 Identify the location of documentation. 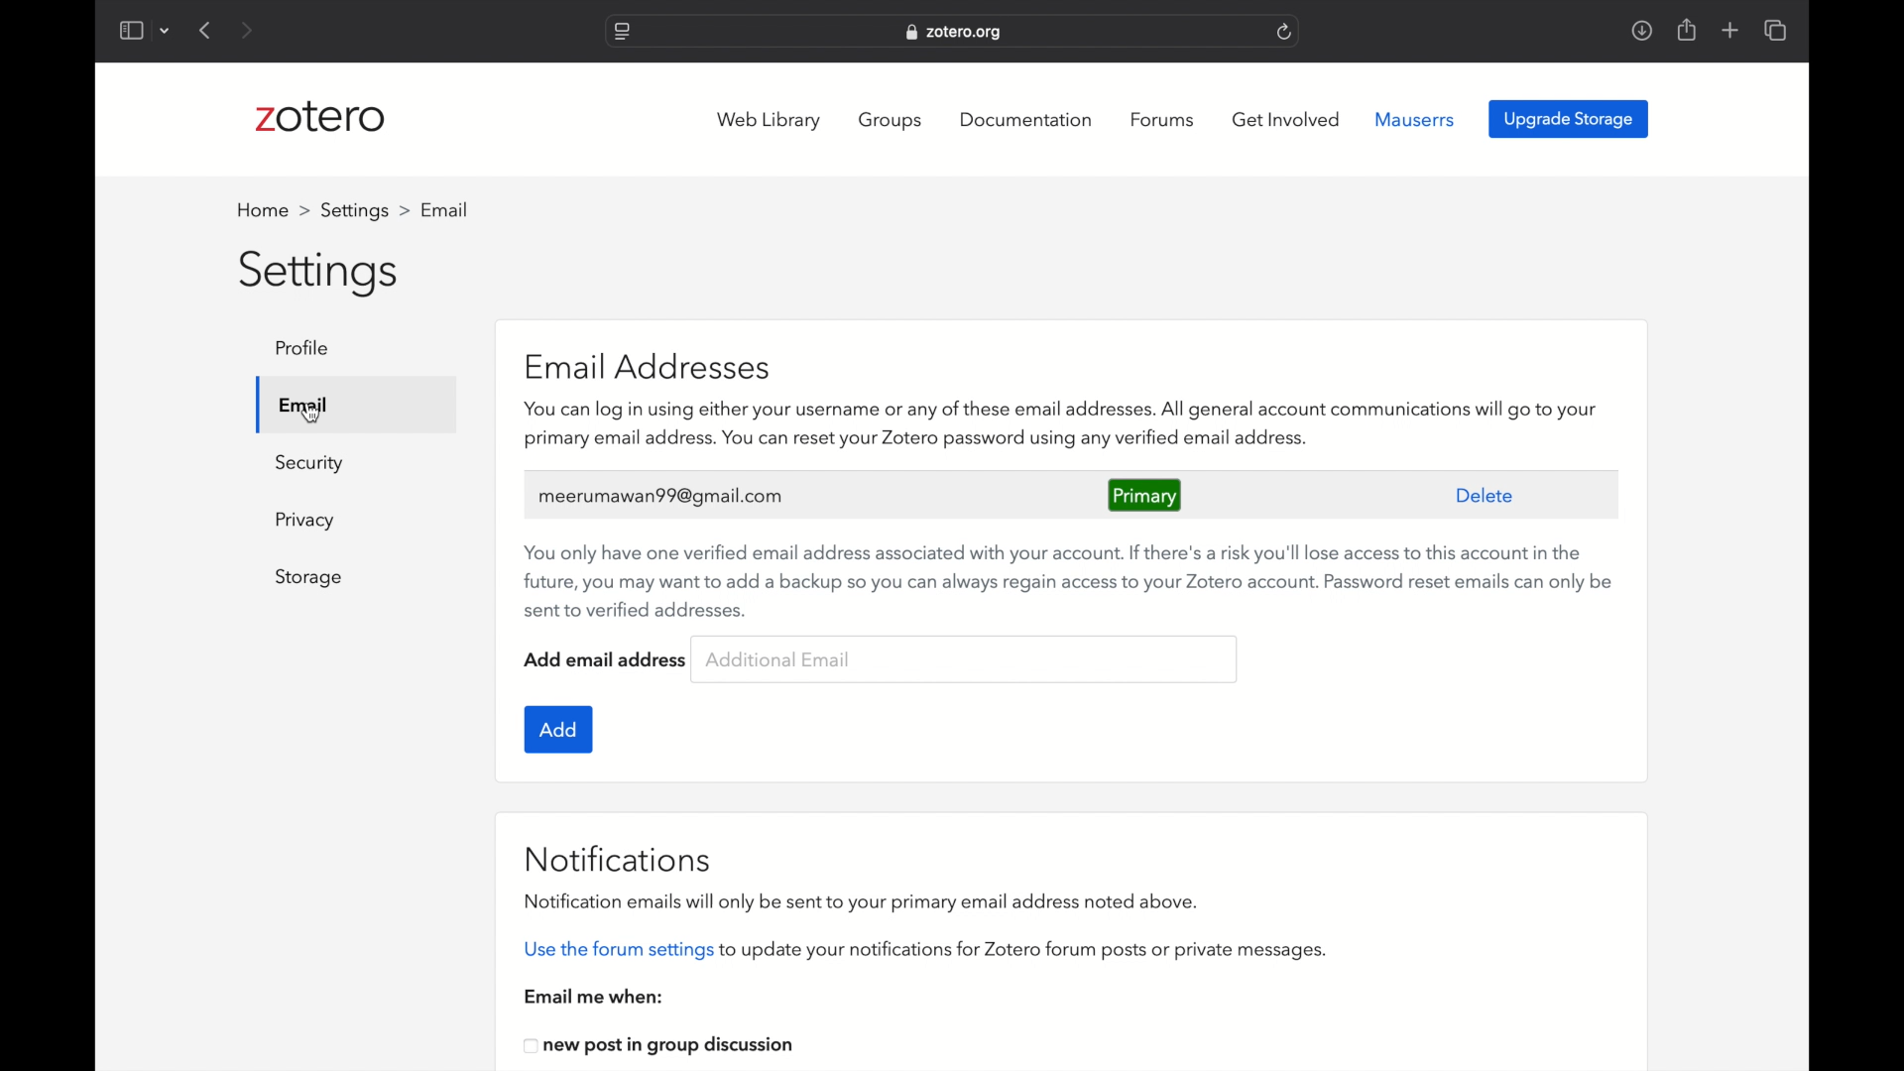
(1025, 119).